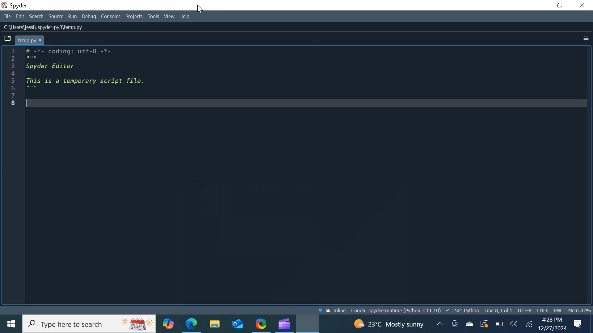  What do you see at coordinates (320, 310) in the screenshot?
I see `Help Spyder` at bounding box center [320, 310].